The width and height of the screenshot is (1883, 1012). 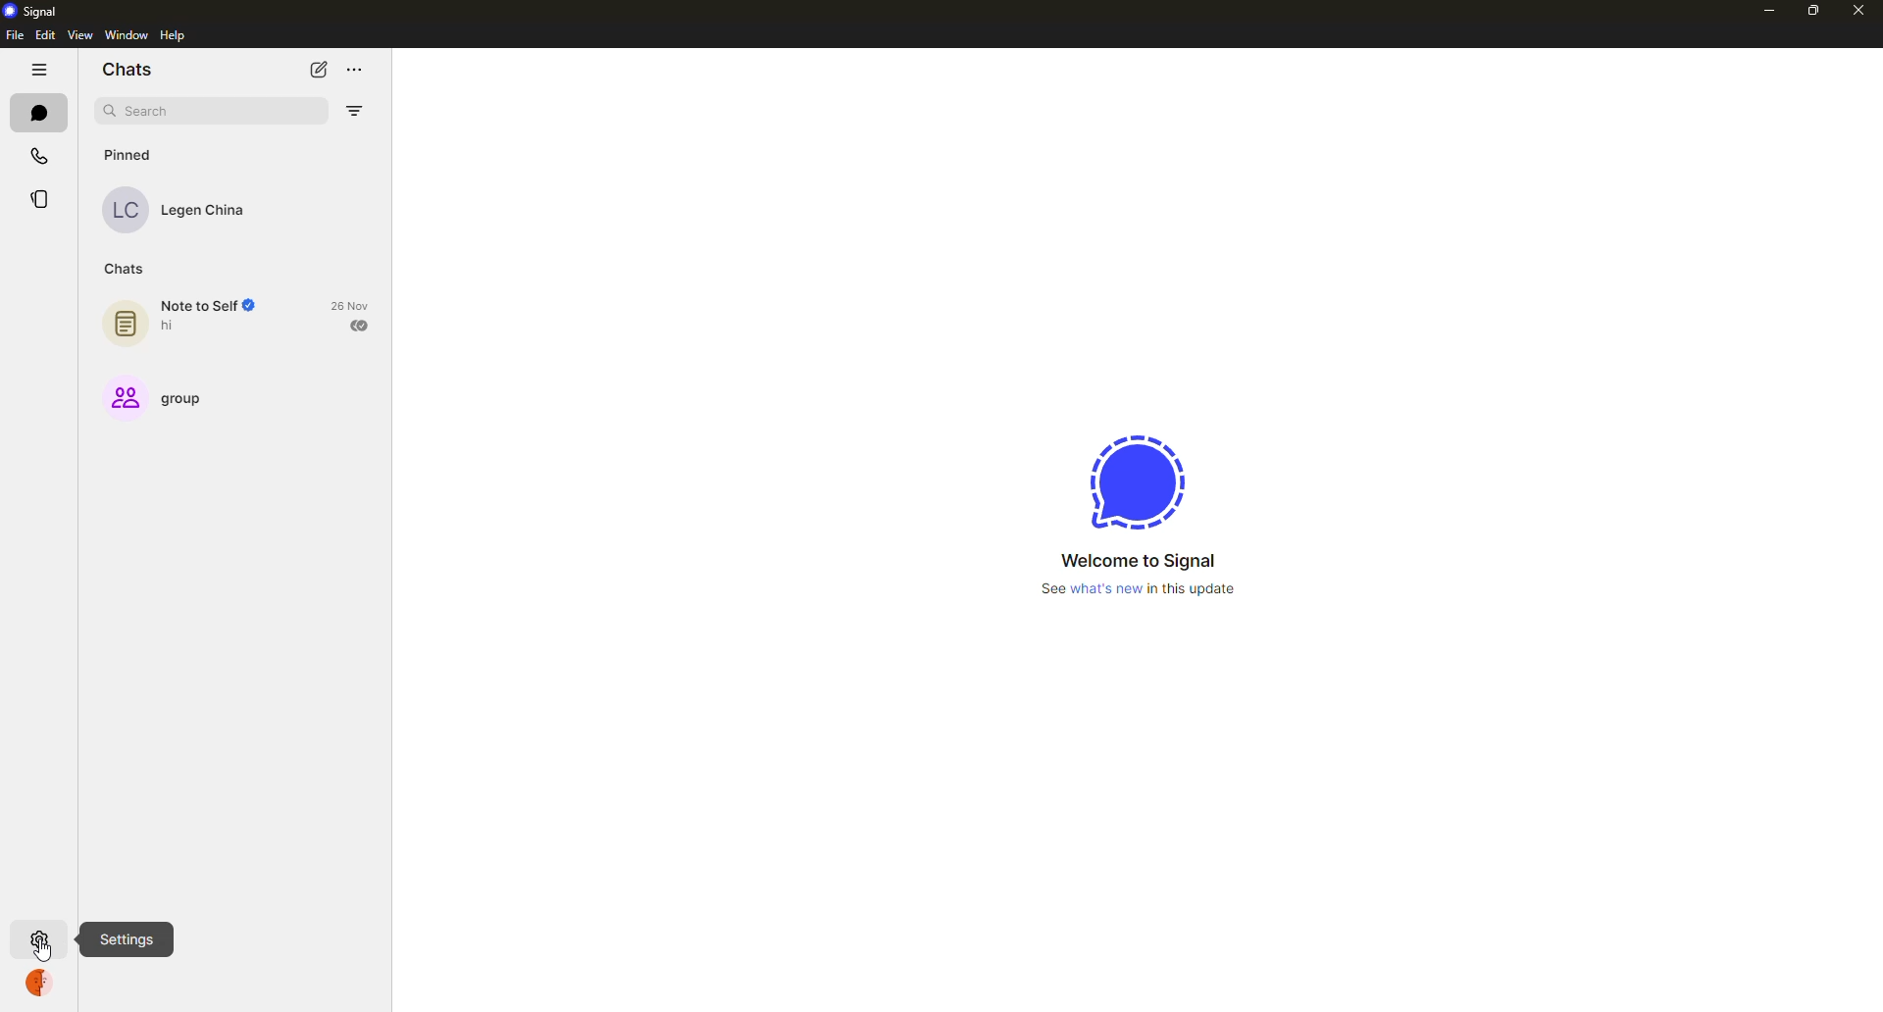 I want to click on window, so click(x=124, y=36).